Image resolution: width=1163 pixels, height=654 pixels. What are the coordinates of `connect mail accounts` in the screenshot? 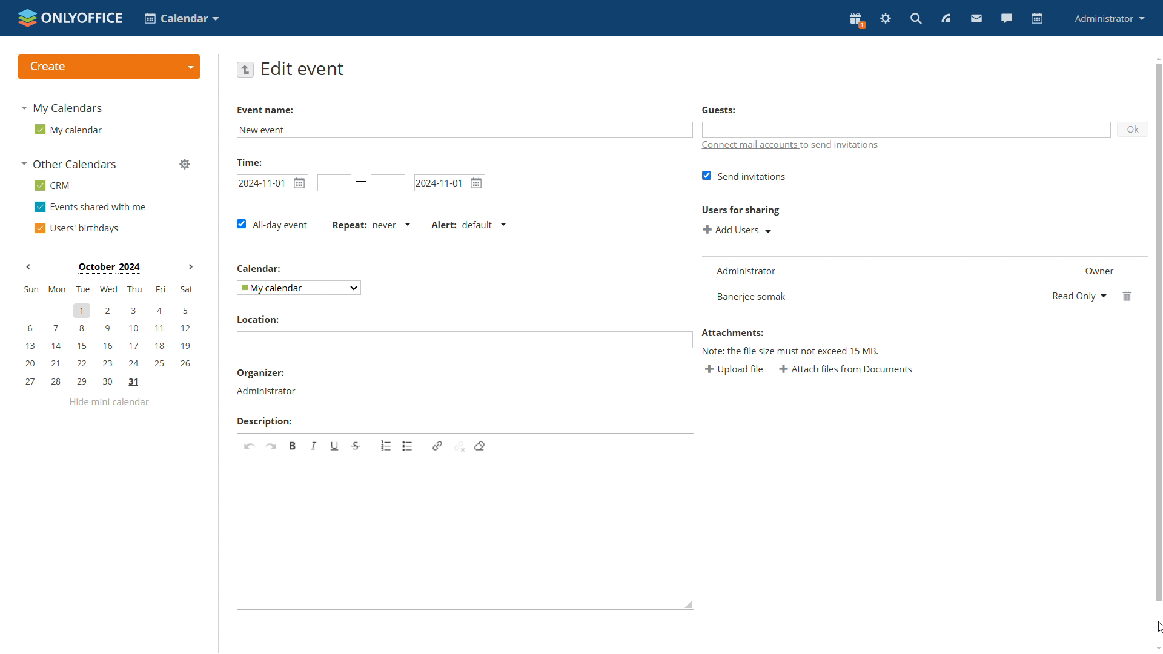 It's located at (748, 147).